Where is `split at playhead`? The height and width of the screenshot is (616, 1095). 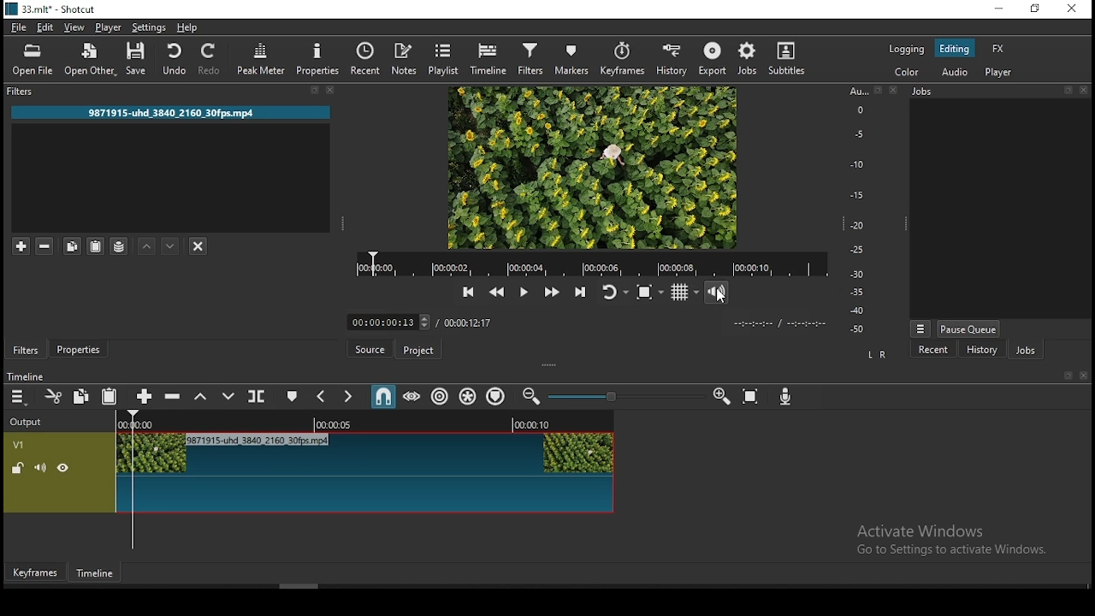
split at playhead is located at coordinates (258, 396).